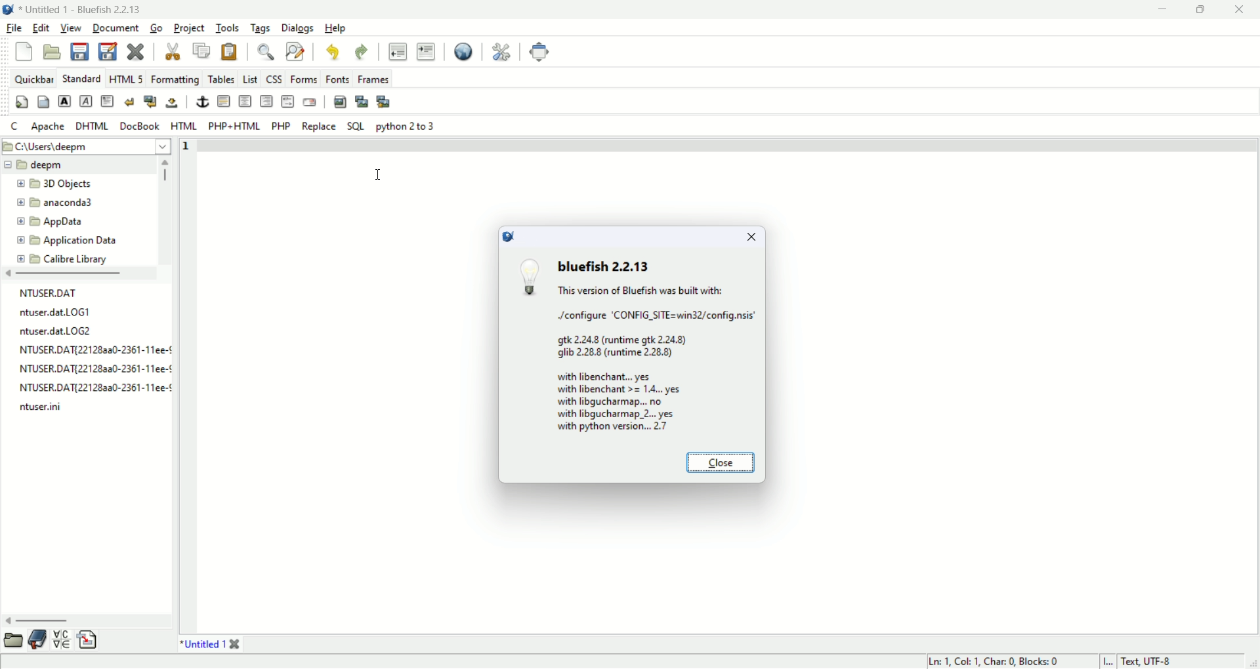  What do you see at coordinates (60, 184) in the screenshot?
I see `folder name` at bounding box center [60, 184].